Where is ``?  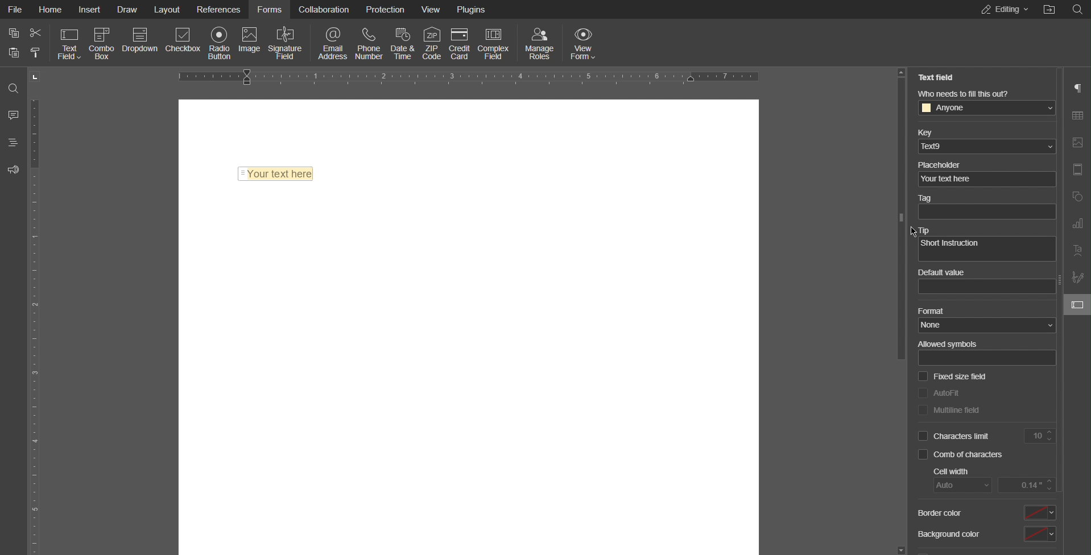  is located at coordinates (1050, 11).